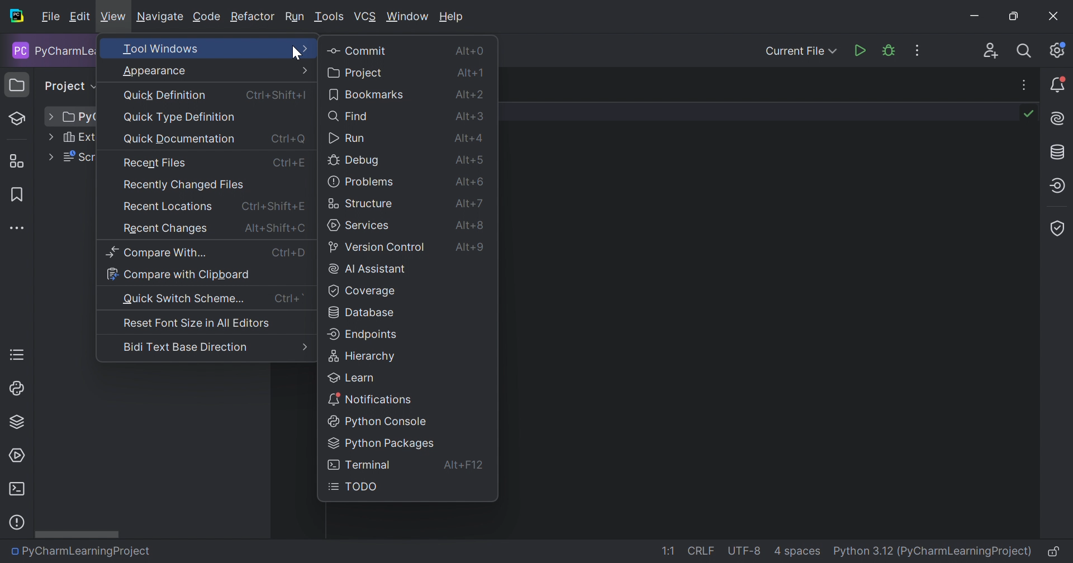 Image resolution: width=1073 pixels, height=563 pixels. Describe the element at coordinates (453, 17) in the screenshot. I see `Help` at that location.